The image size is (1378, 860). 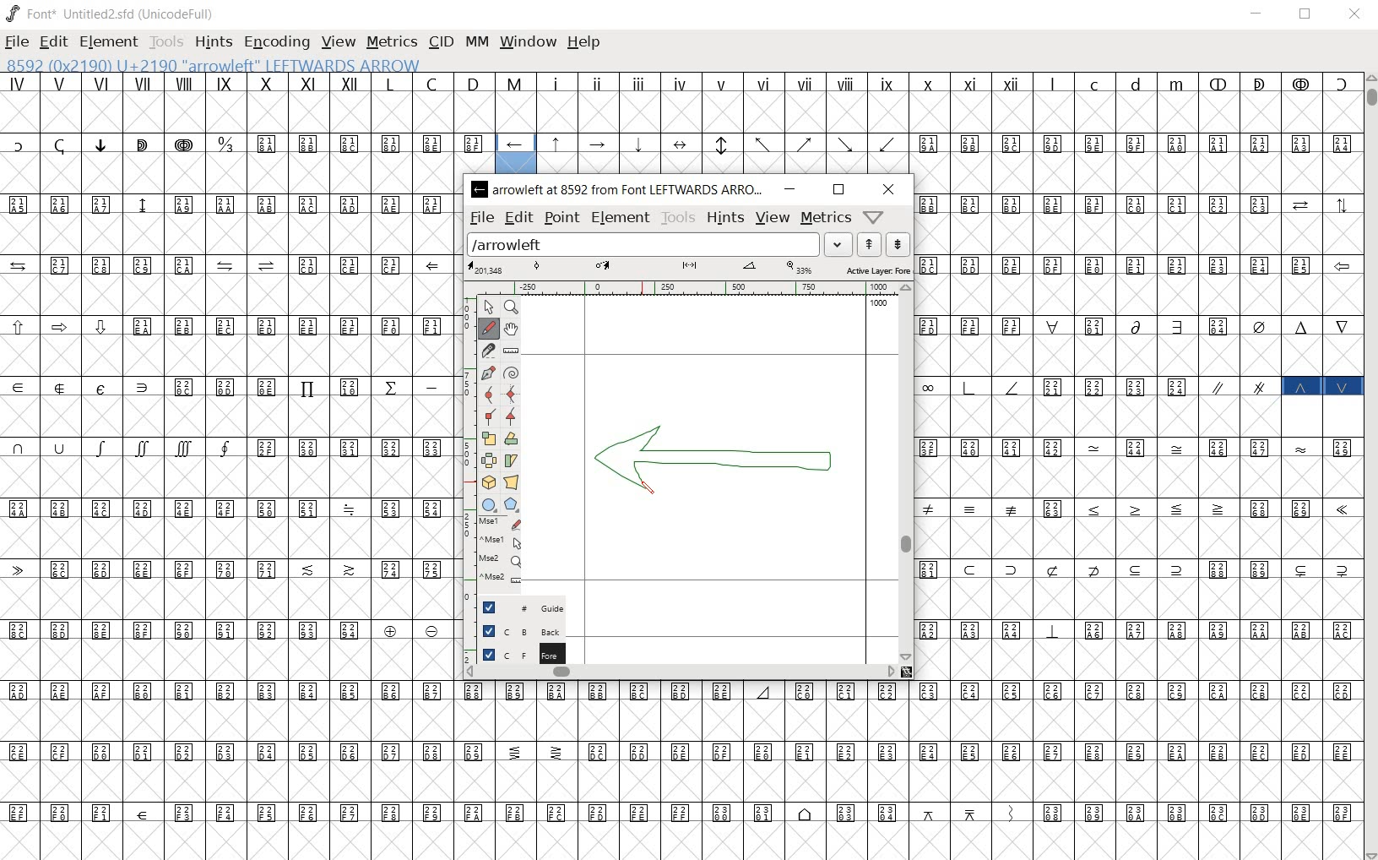 I want to click on scrollbar, so click(x=906, y=473).